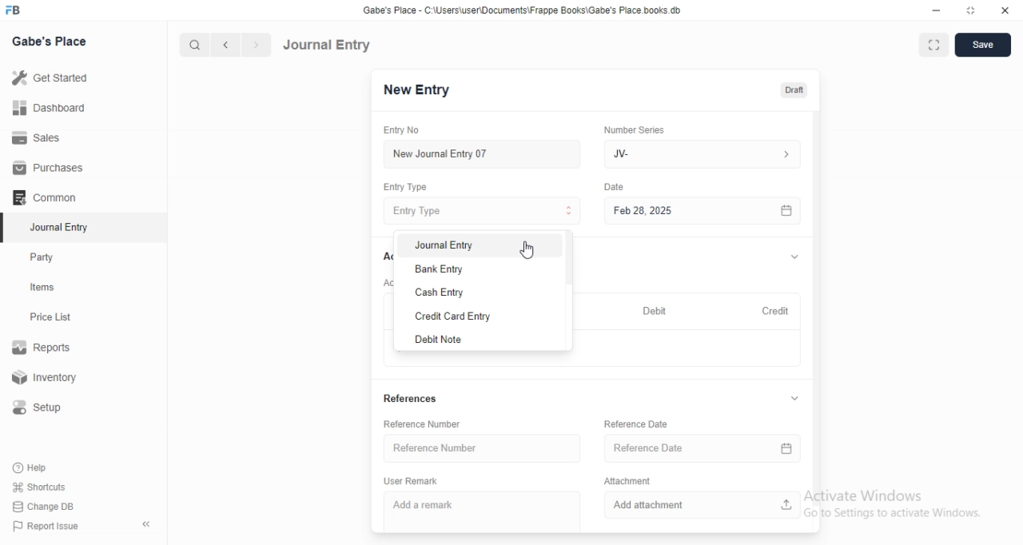 The width and height of the screenshot is (1023, 545). I want to click on ‘Change DB, so click(44, 507).